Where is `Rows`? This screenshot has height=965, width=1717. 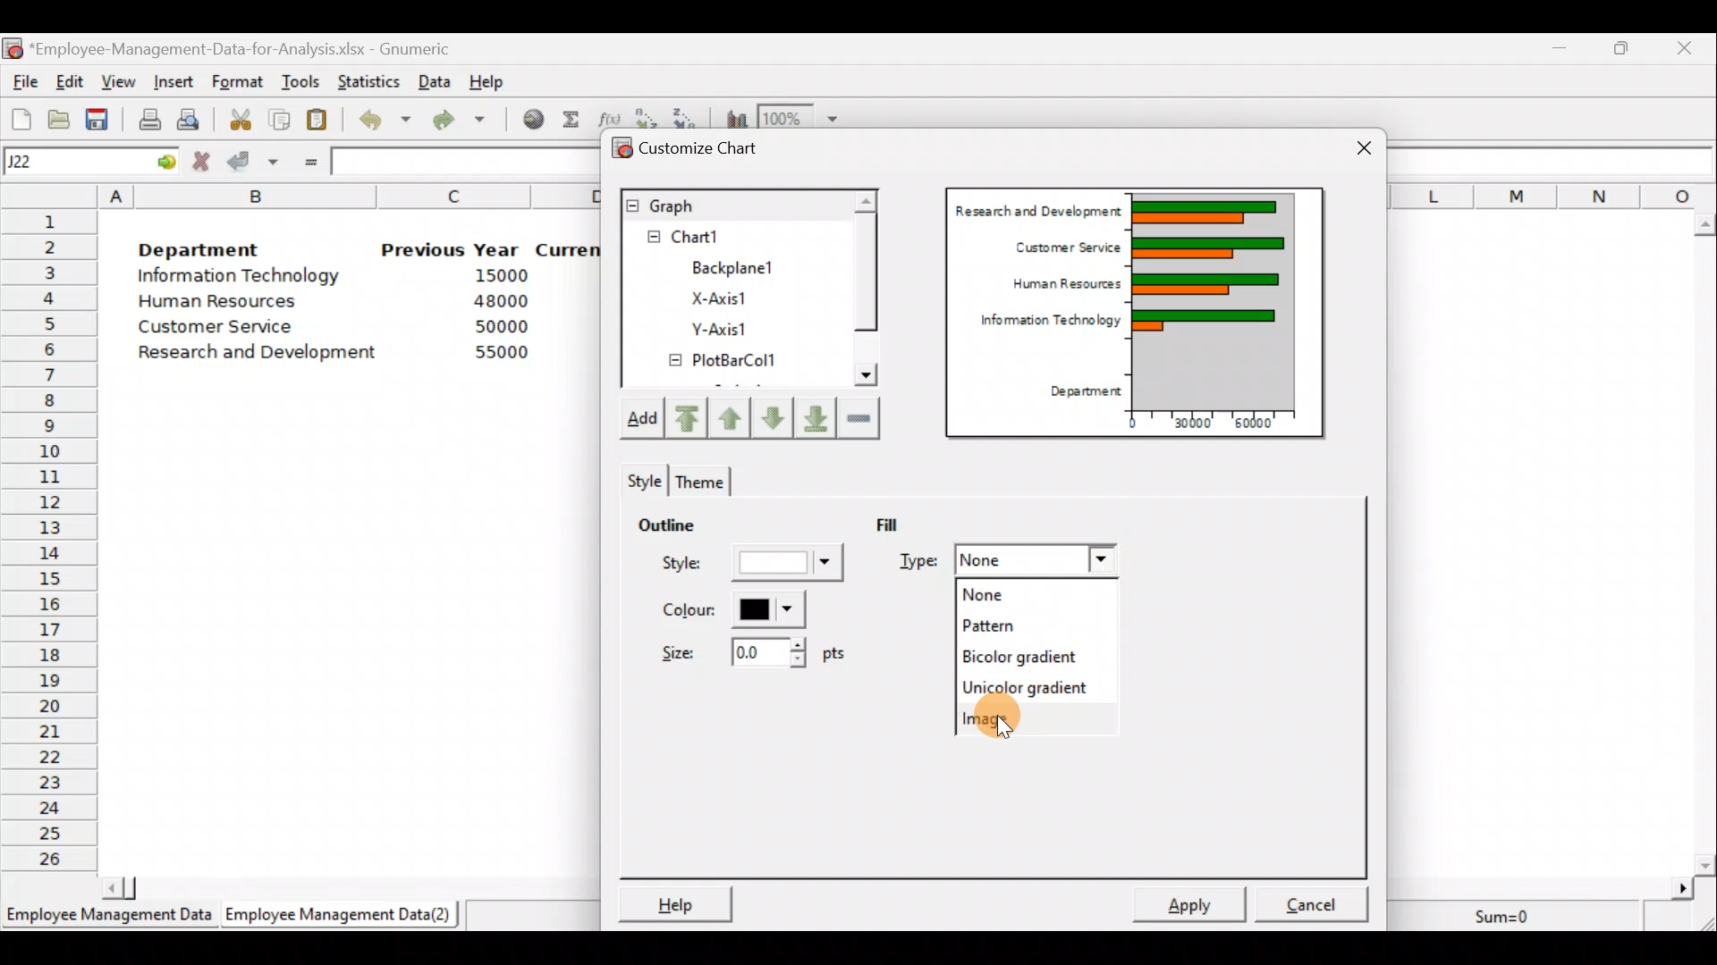
Rows is located at coordinates (50, 541).